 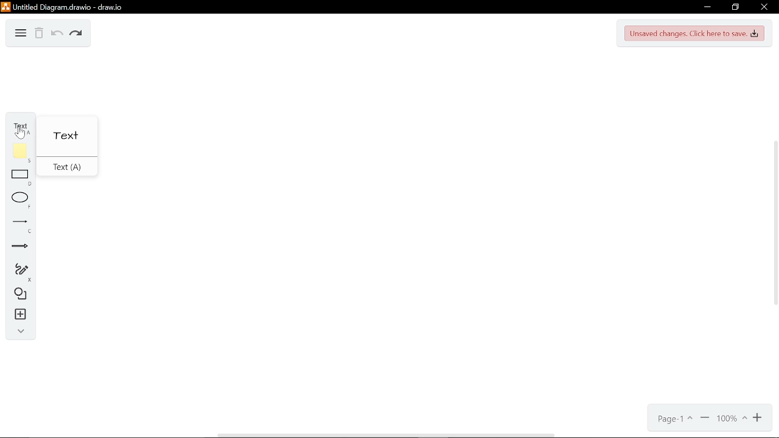 I want to click on Shapes, so click(x=16, y=296).